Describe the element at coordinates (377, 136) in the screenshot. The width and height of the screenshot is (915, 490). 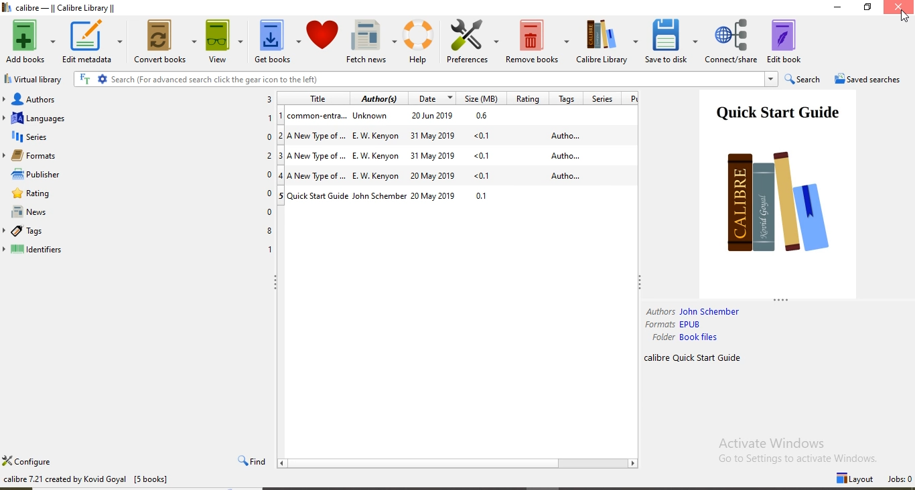
I see `E W Kenyon` at that location.